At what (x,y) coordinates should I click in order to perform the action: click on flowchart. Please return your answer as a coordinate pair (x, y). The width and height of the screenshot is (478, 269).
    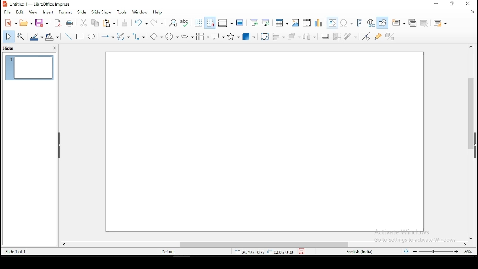
    Looking at the image, I should click on (202, 37).